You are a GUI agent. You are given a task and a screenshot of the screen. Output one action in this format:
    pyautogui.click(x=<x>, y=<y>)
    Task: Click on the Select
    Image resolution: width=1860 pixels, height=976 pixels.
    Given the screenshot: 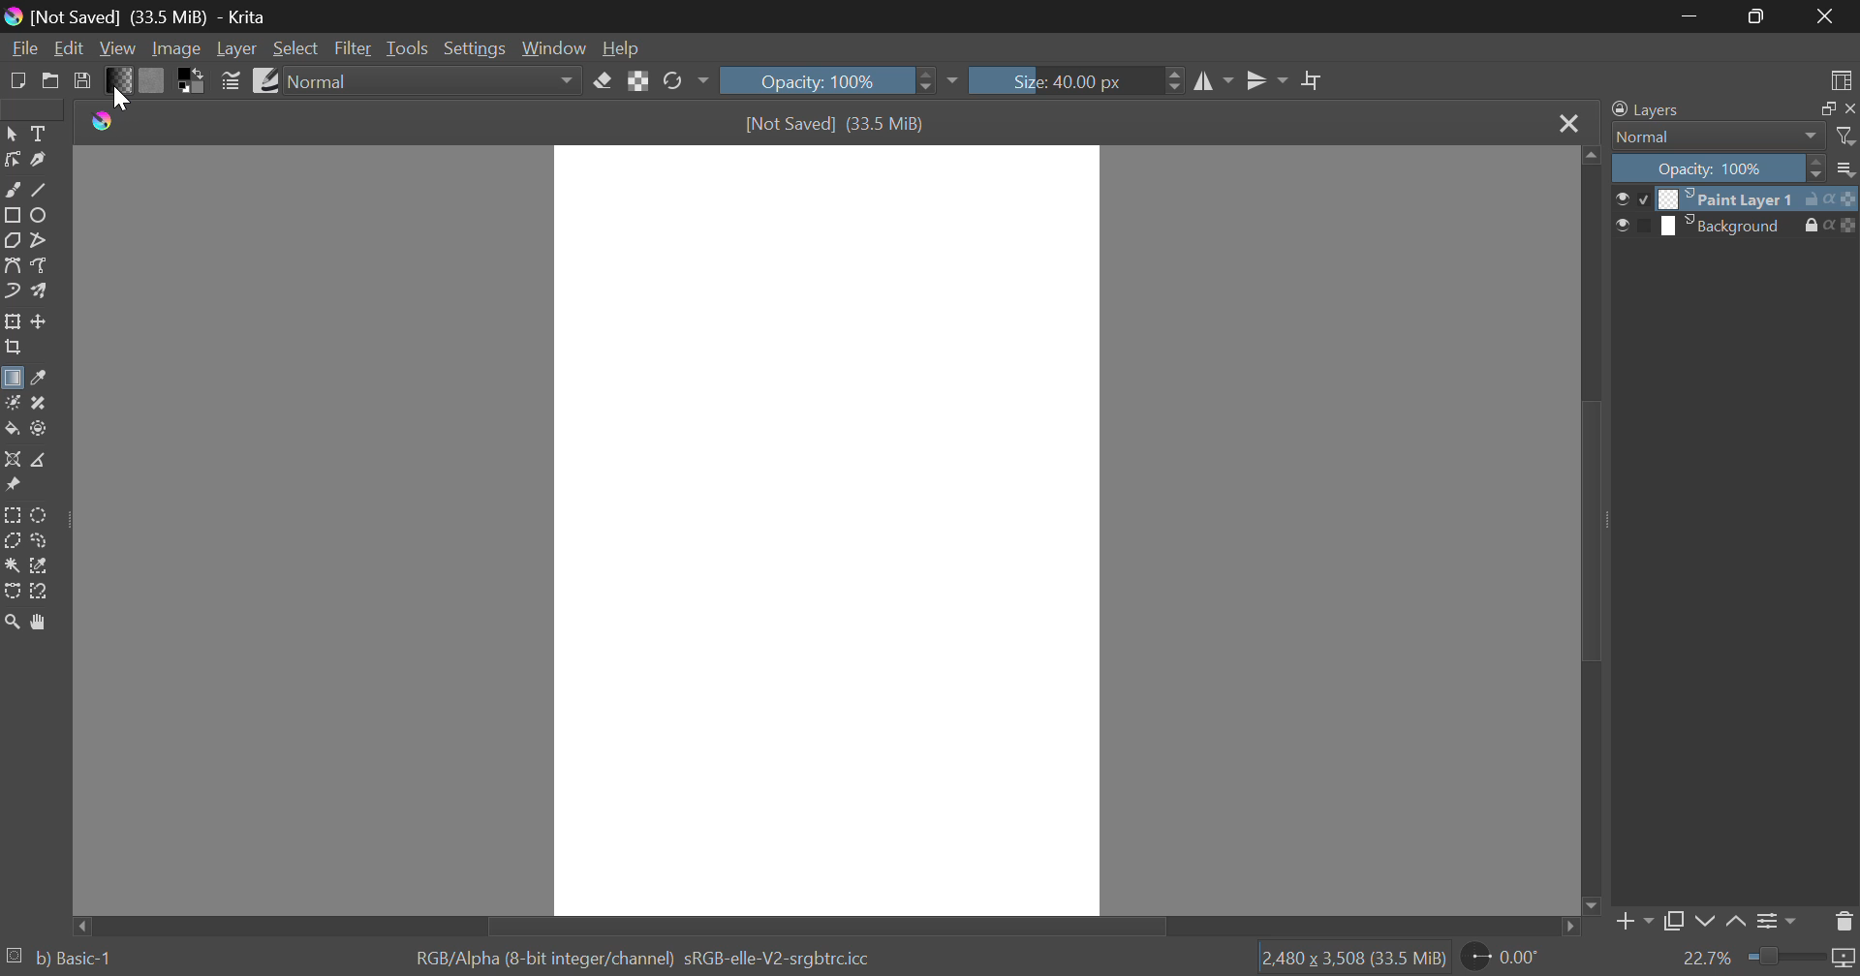 What is the action you would take?
    pyautogui.click(x=12, y=132)
    